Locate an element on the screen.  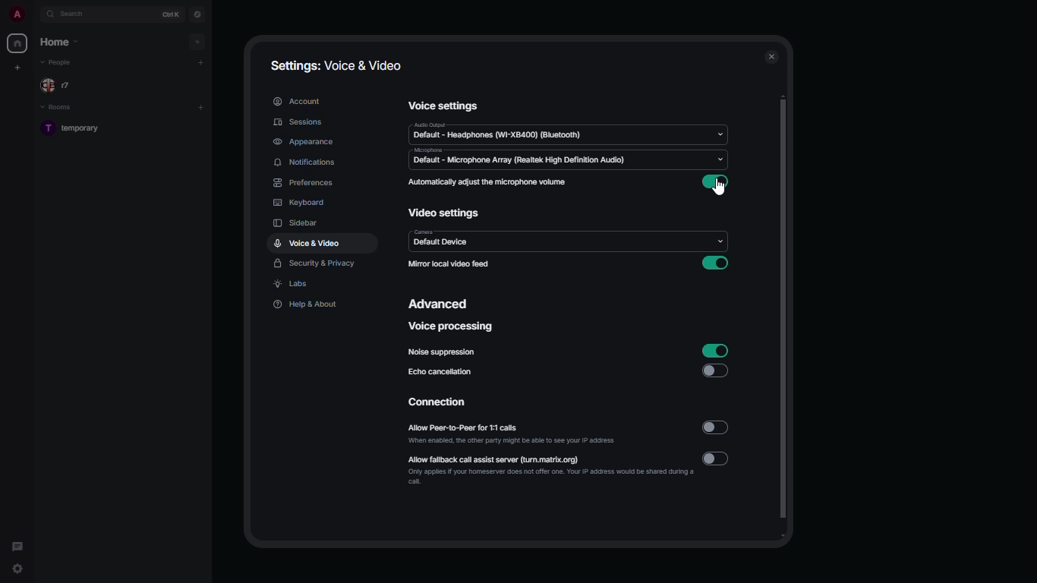
profile is located at coordinates (17, 14).